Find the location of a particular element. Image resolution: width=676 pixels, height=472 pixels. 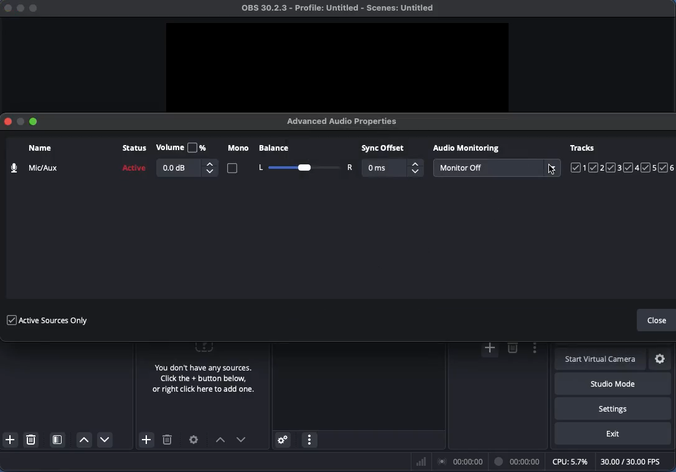

maximize is located at coordinates (38, 7).